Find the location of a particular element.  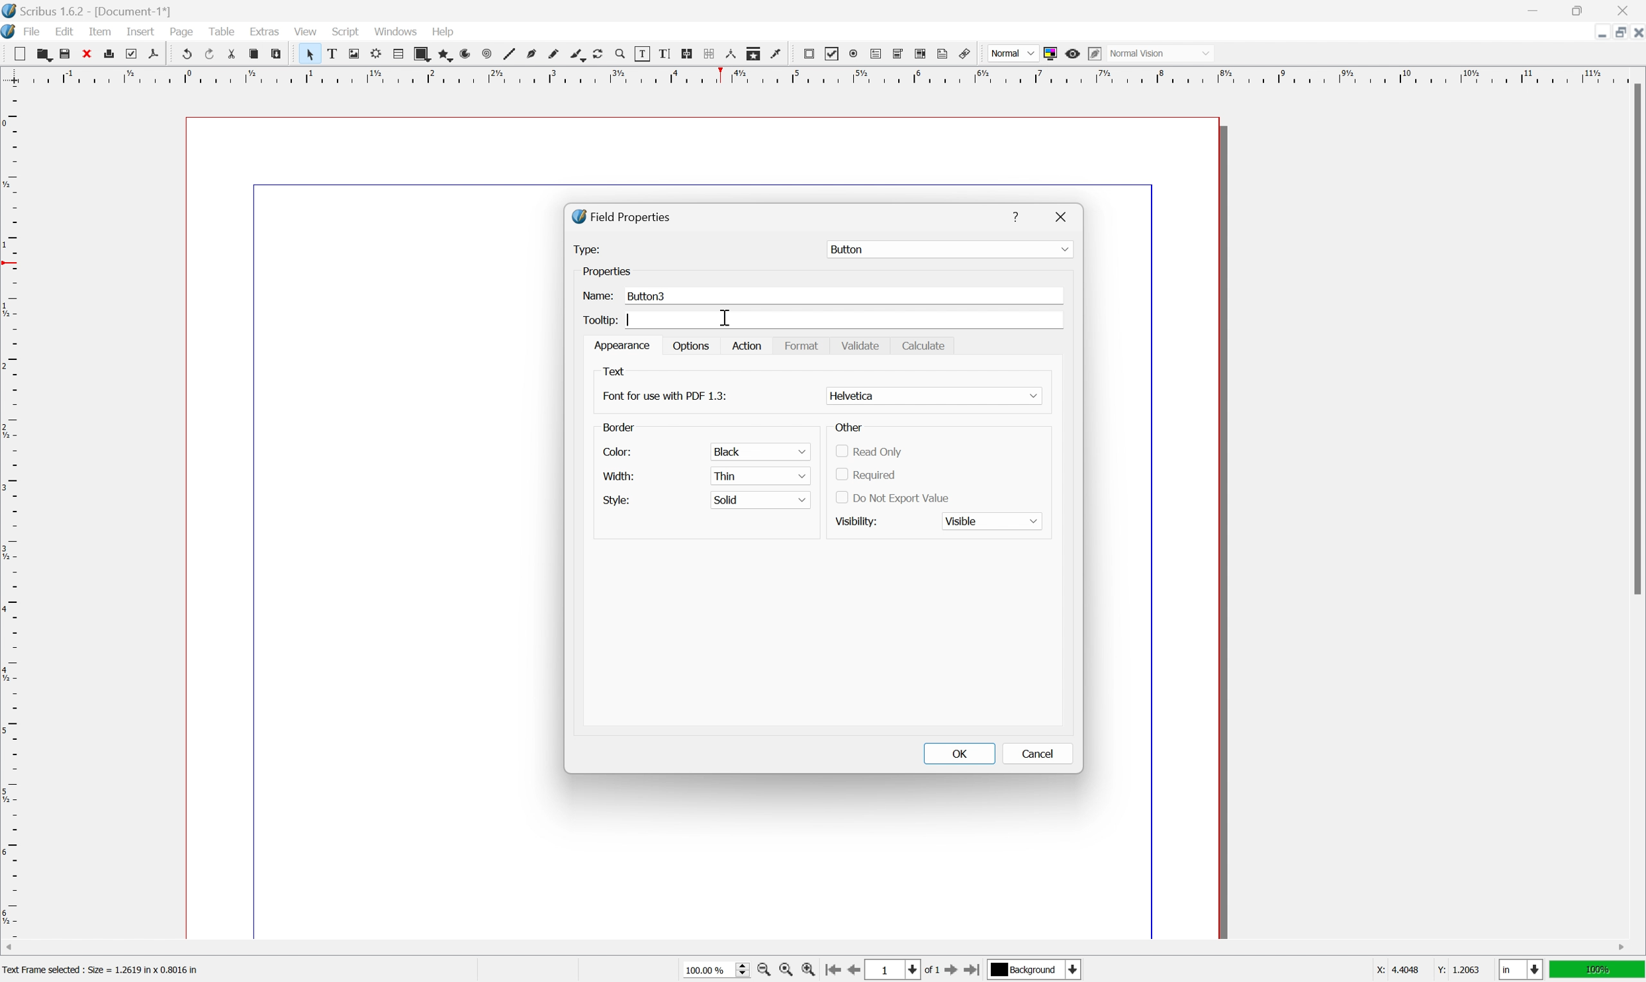

zoom out is located at coordinates (764, 971).